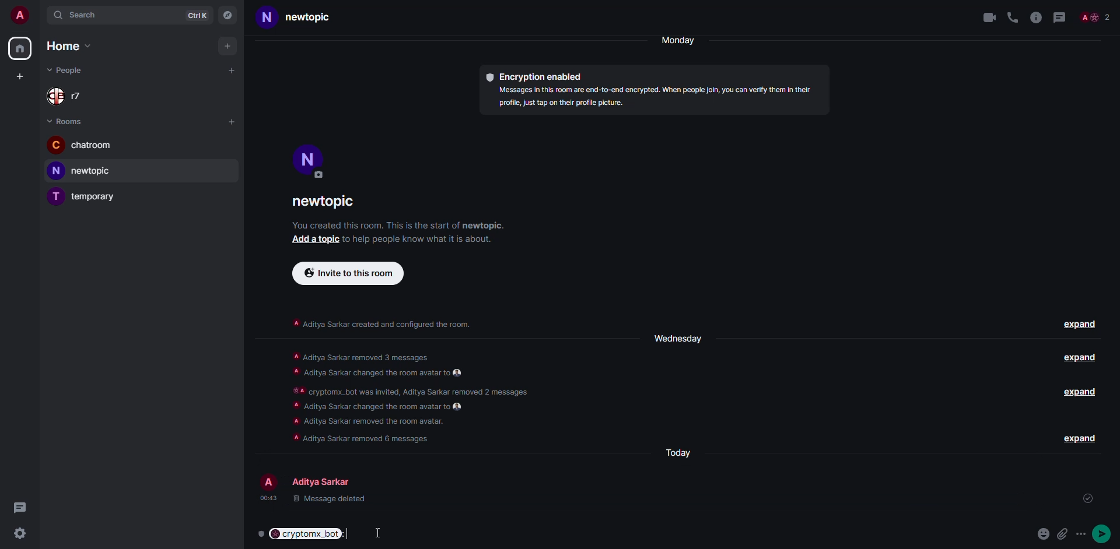 Image resolution: width=1120 pixels, height=549 pixels. Describe the element at coordinates (1088, 498) in the screenshot. I see `sent` at that location.